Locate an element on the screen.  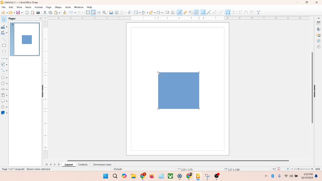
folders is located at coordinates (133, 175).